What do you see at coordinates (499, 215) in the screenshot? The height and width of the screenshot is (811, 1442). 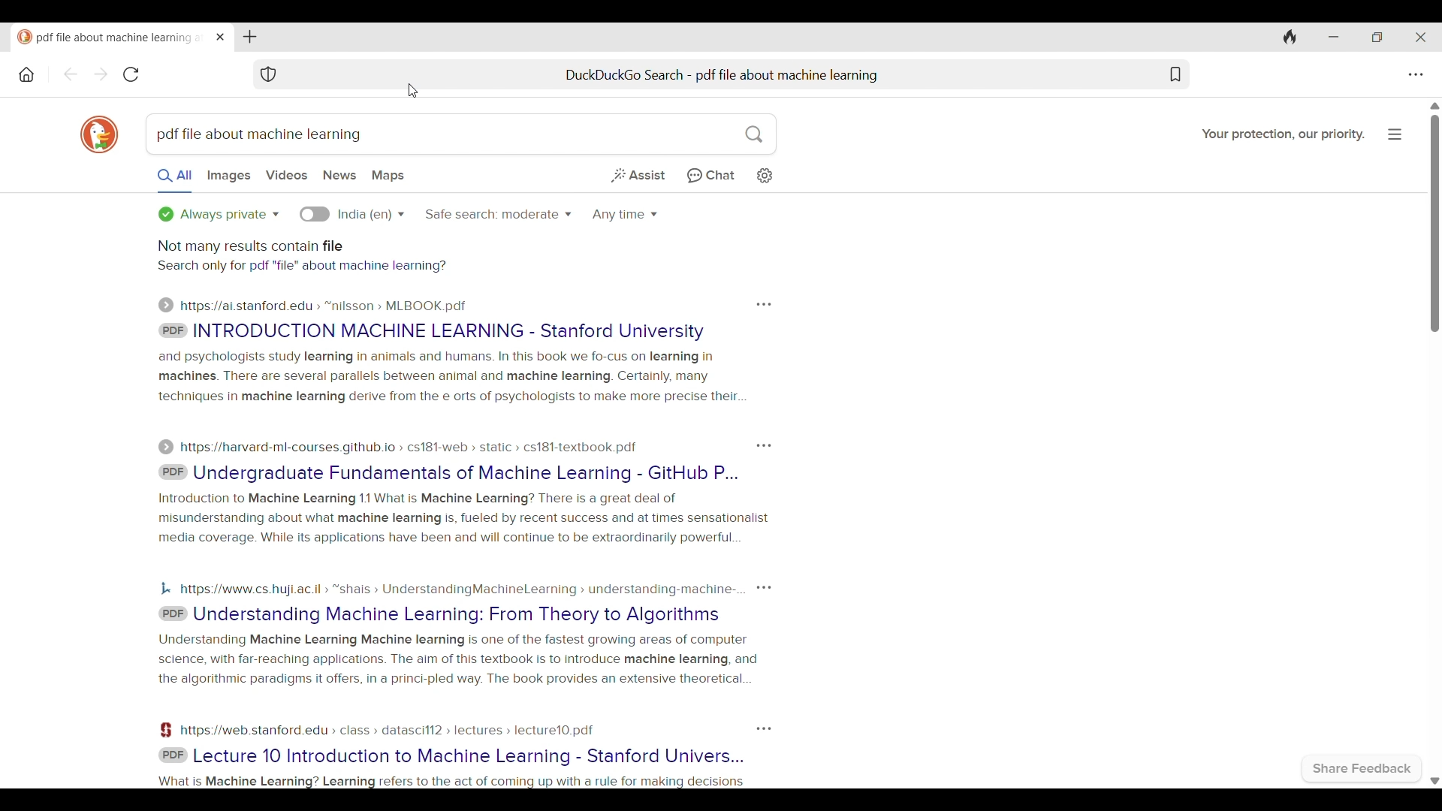 I see `Safe search options ` at bounding box center [499, 215].